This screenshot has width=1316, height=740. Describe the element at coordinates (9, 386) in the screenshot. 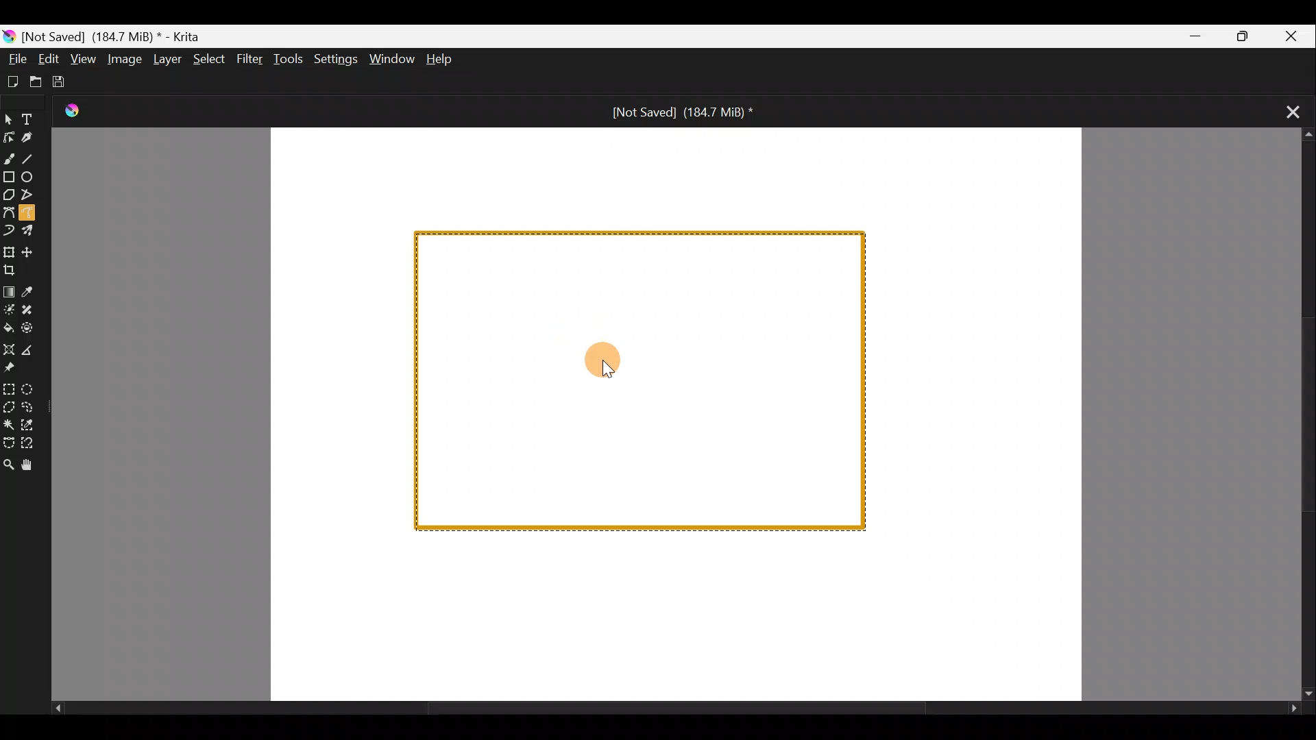

I see `Rectangular selection tool` at that location.